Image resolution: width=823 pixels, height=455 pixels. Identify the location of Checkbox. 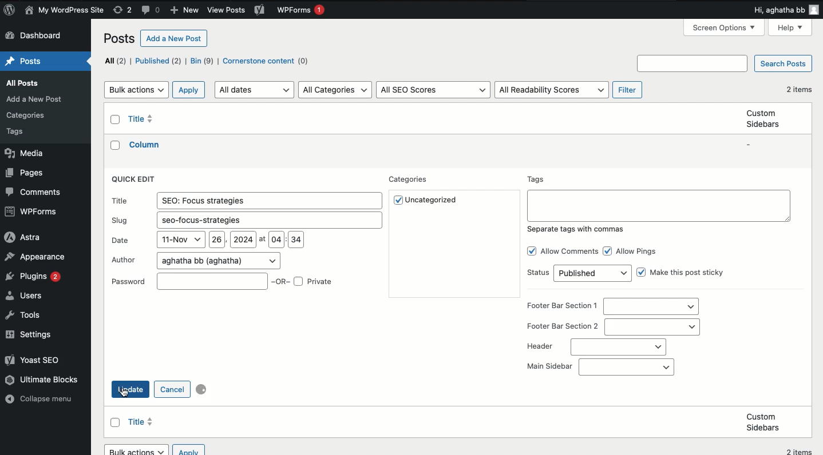
(116, 120).